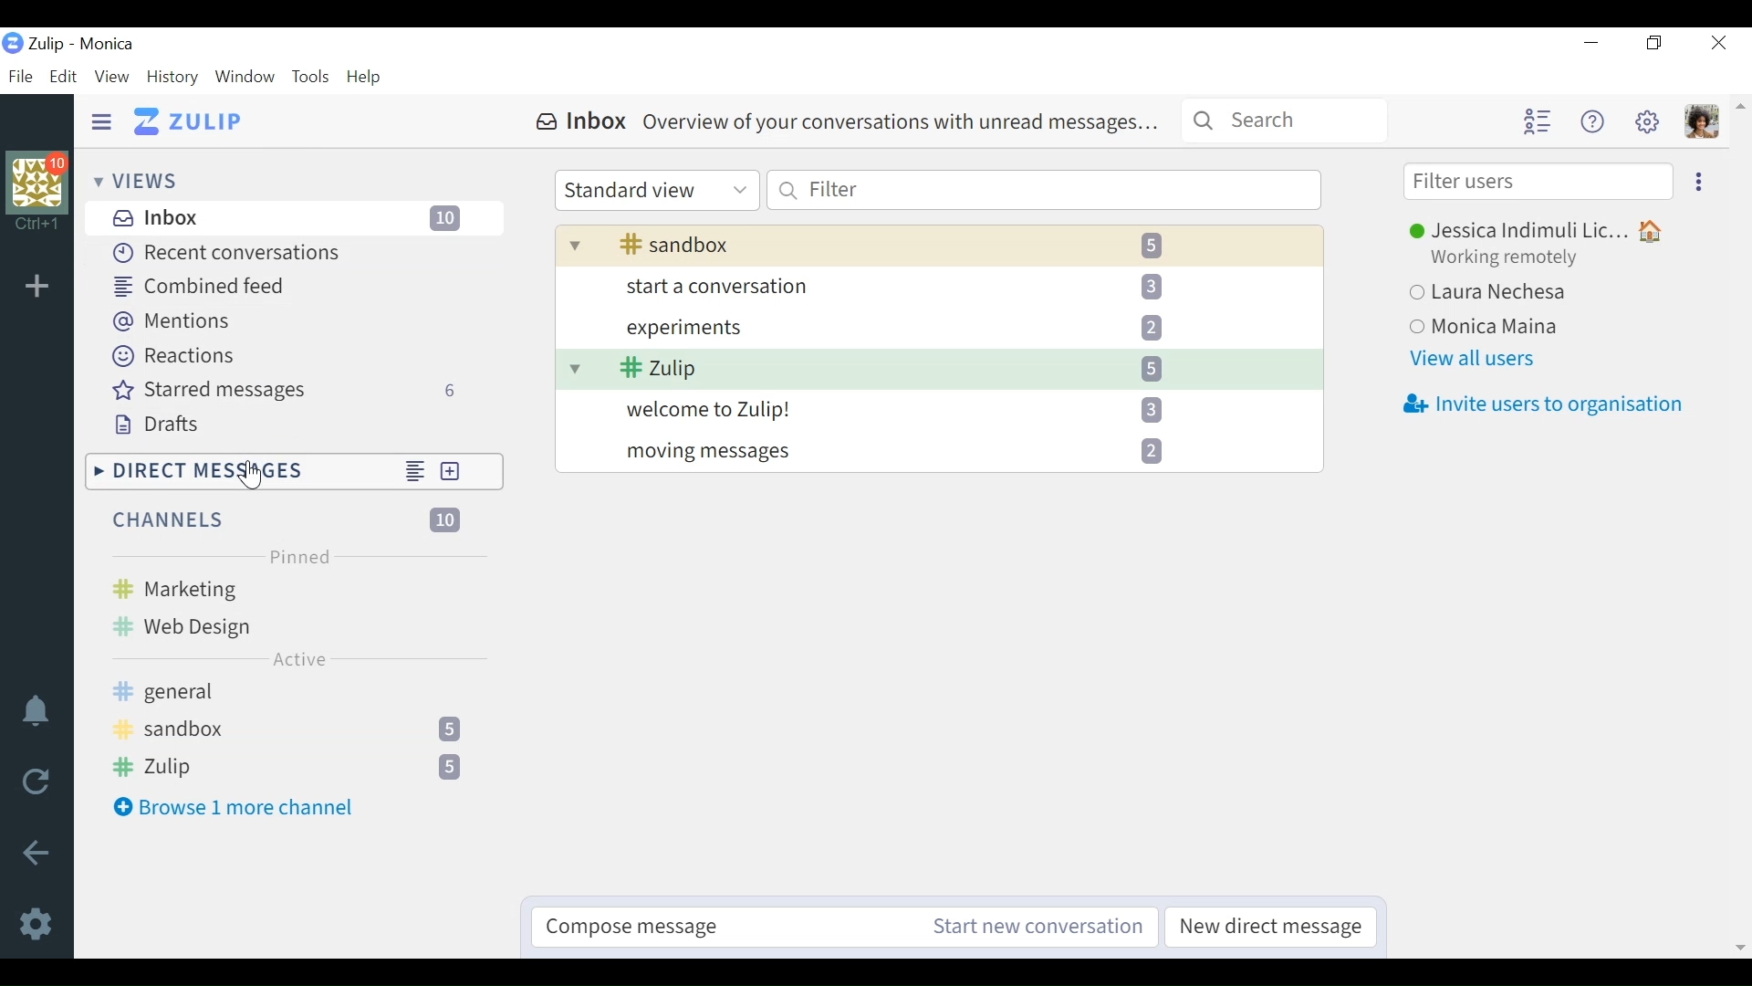 The width and height of the screenshot is (1752, 986). What do you see at coordinates (1043, 190) in the screenshot?
I see `Filter` at bounding box center [1043, 190].